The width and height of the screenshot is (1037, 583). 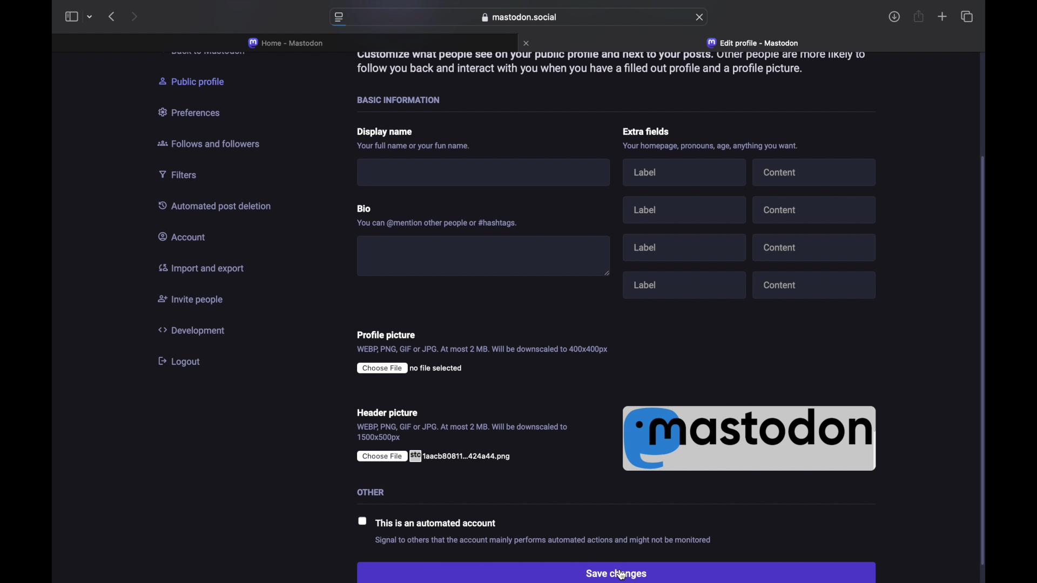 I want to click on Invite people, so click(x=193, y=298).